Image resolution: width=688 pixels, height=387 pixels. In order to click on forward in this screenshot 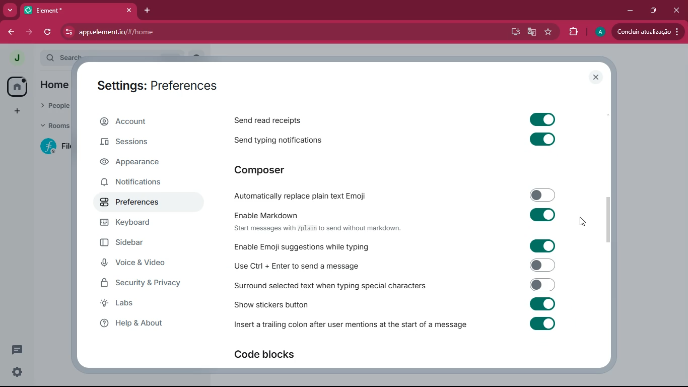, I will do `click(30, 31)`.